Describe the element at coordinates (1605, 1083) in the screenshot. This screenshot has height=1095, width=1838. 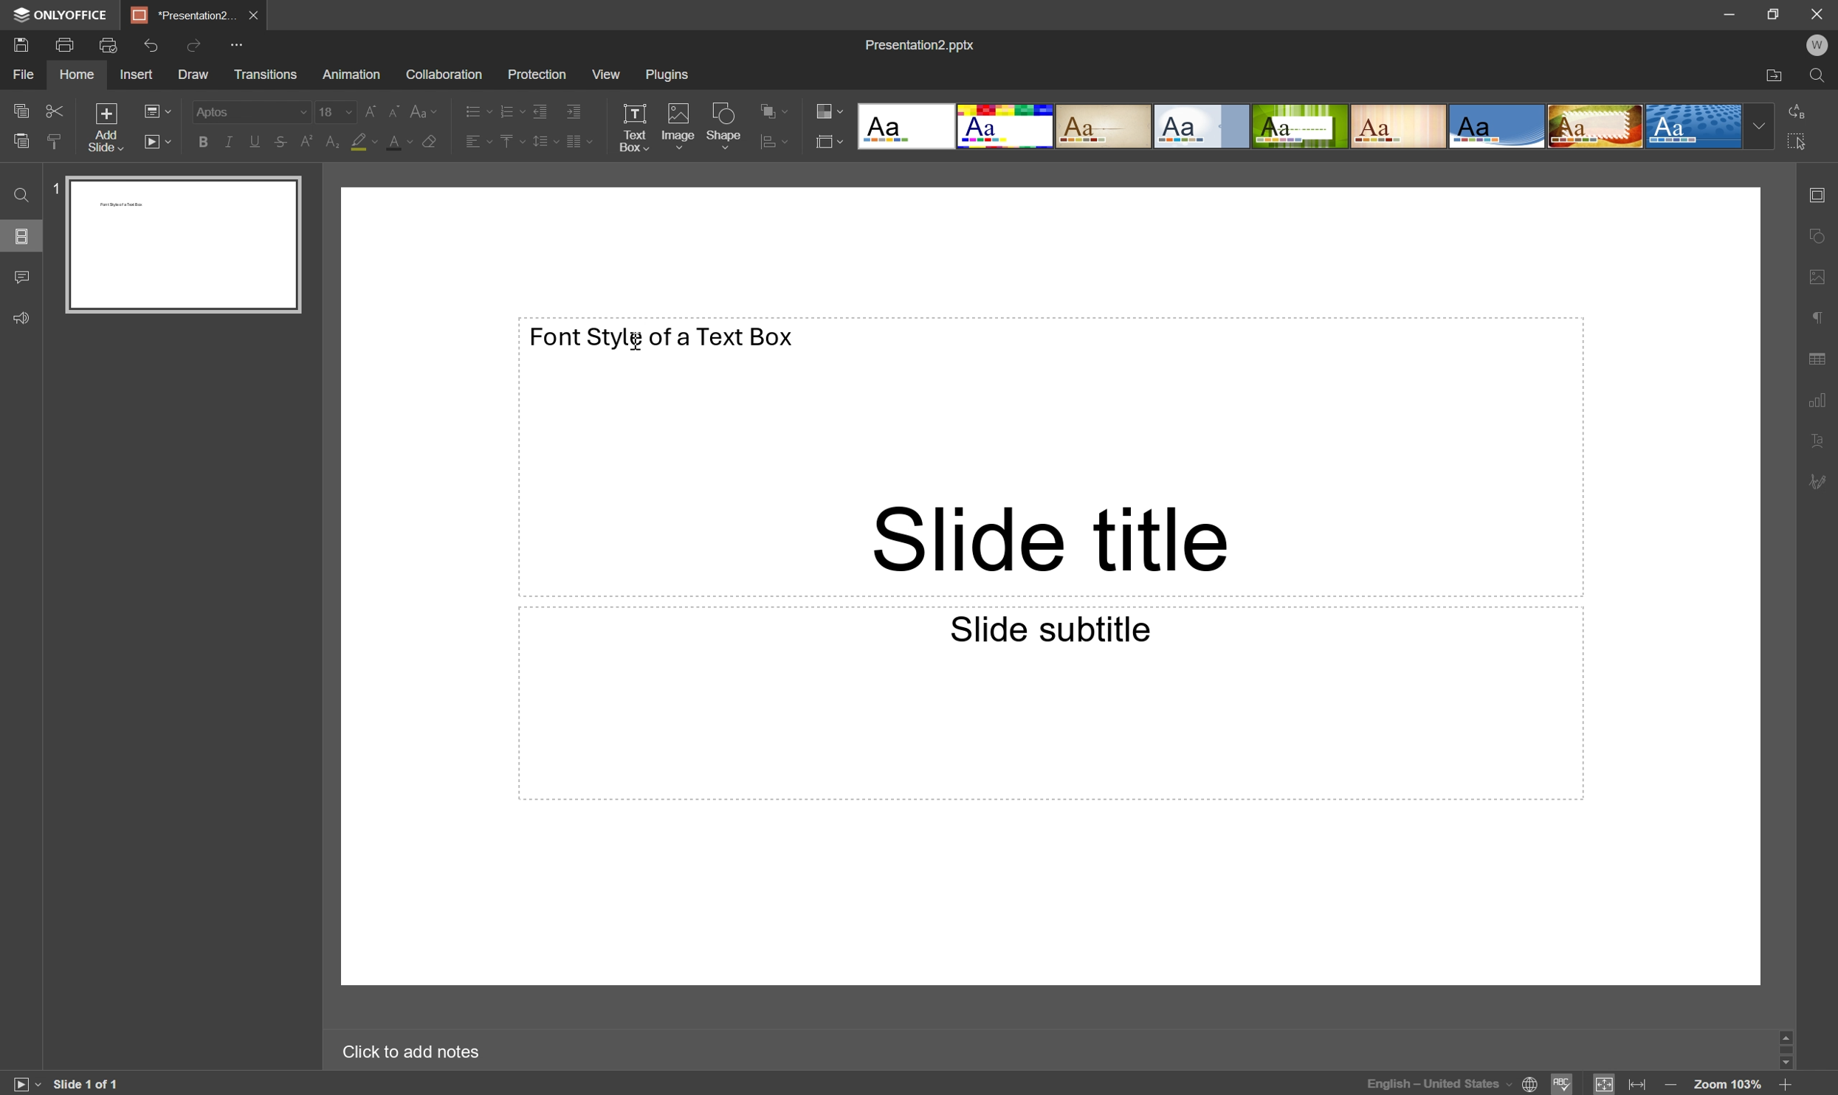
I see `Fit to slide` at that location.